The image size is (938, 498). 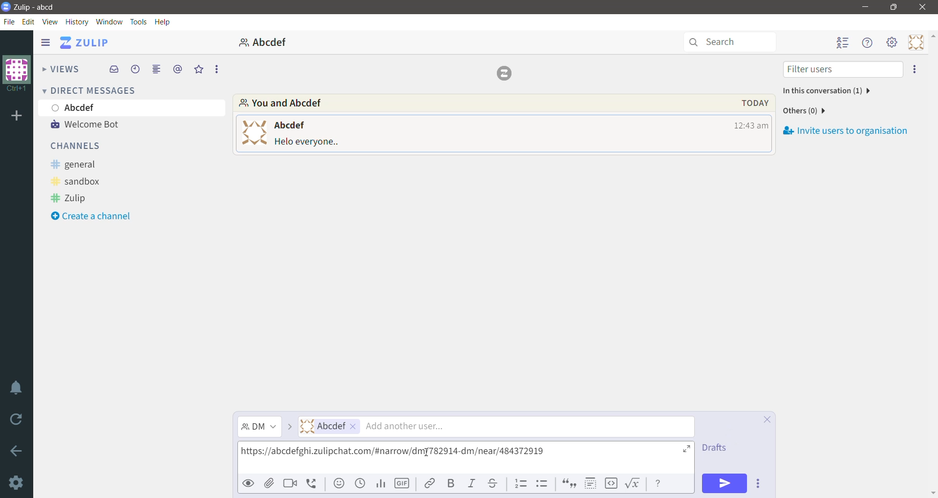 What do you see at coordinates (248, 484) in the screenshot?
I see `Preview` at bounding box center [248, 484].